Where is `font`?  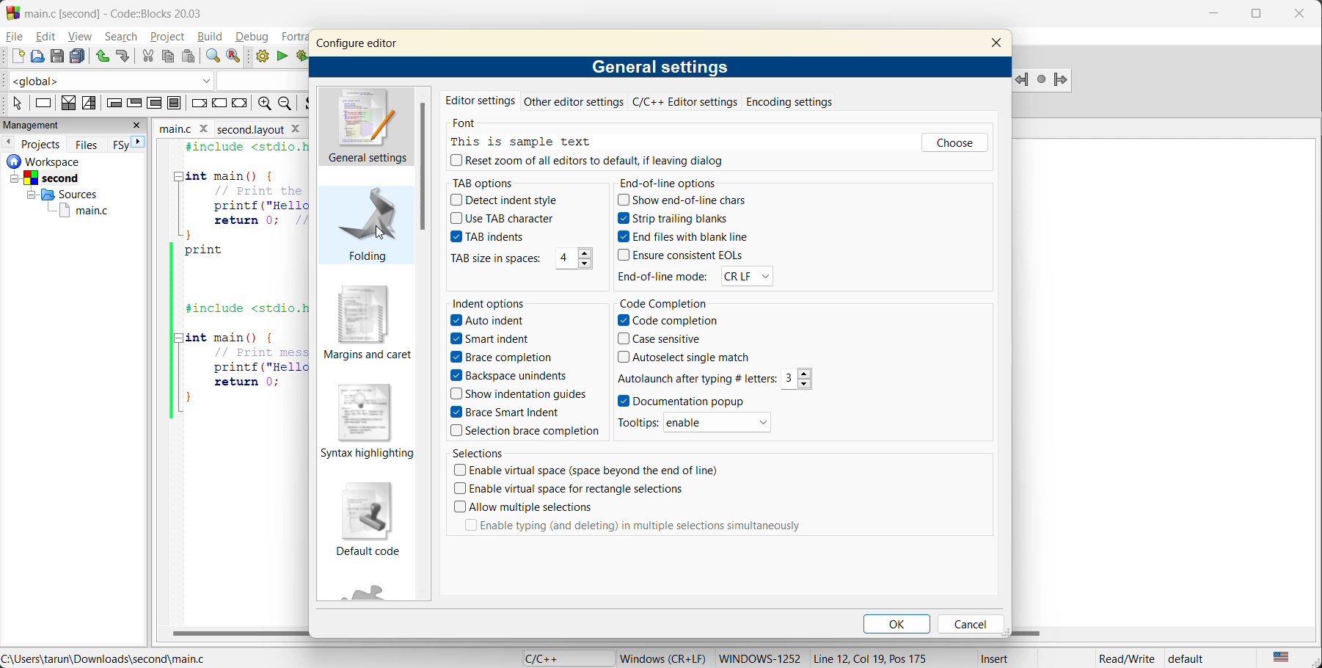
font is located at coordinates (470, 125).